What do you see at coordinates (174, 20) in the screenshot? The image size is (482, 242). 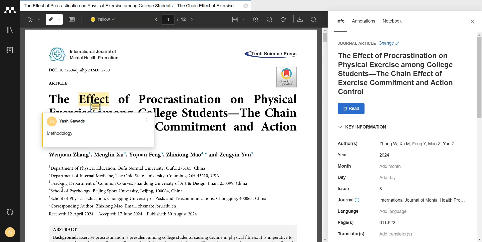 I see `1/12` at bounding box center [174, 20].